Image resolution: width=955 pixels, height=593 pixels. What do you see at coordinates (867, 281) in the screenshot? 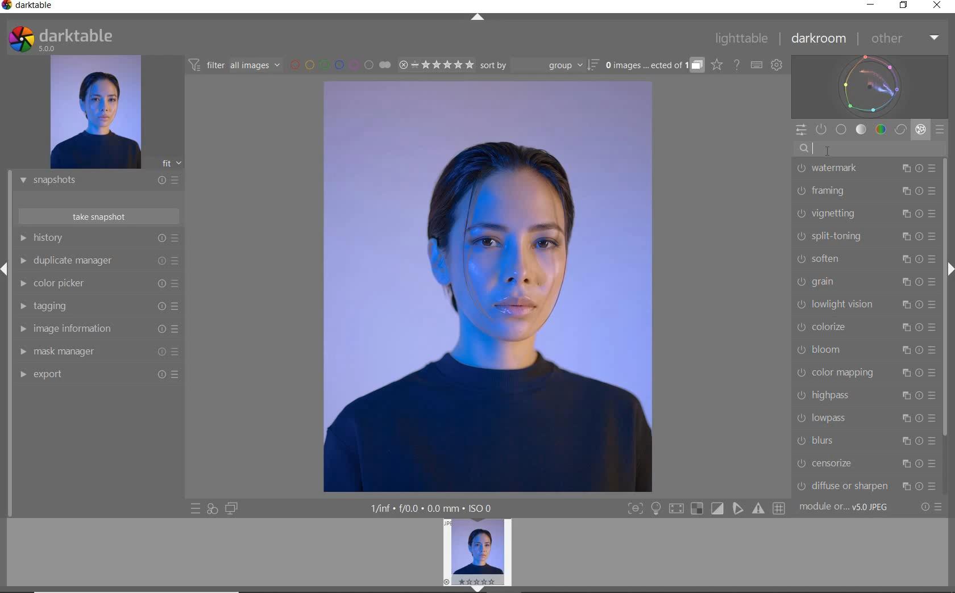
I see `GRAIN` at bounding box center [867, 281].